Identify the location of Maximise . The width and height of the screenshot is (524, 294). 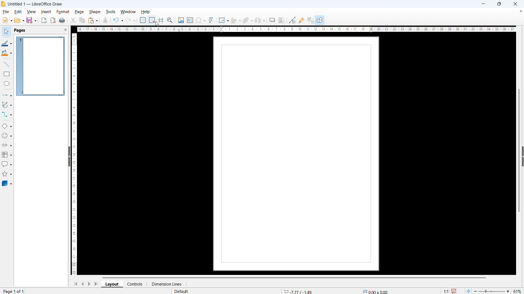
(499, 4).